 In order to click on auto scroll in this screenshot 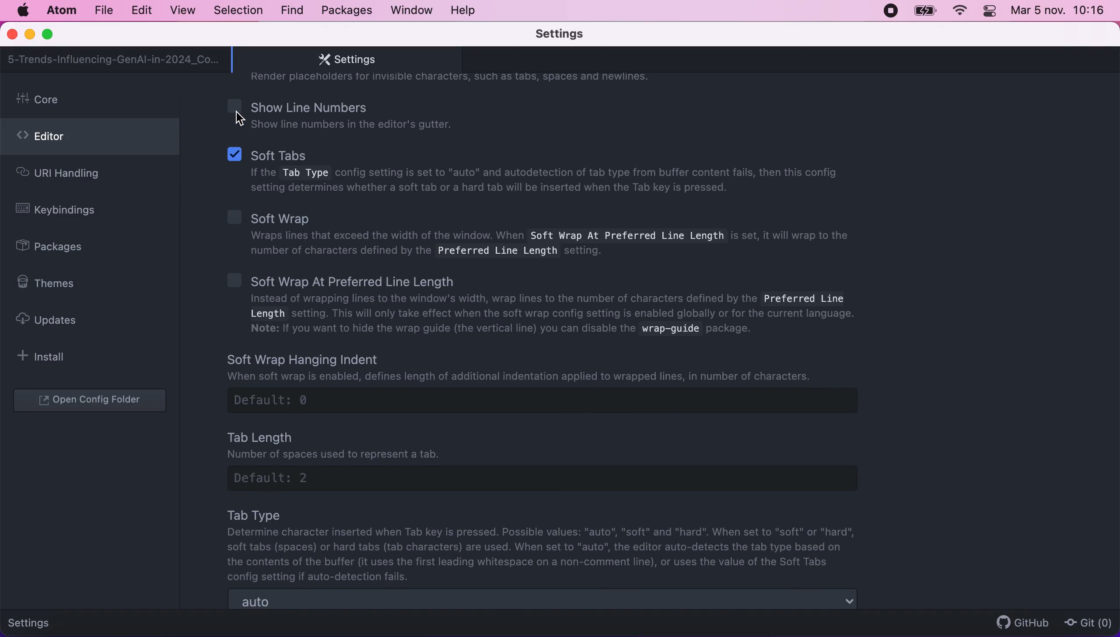, I will do `click(544, 600)`.